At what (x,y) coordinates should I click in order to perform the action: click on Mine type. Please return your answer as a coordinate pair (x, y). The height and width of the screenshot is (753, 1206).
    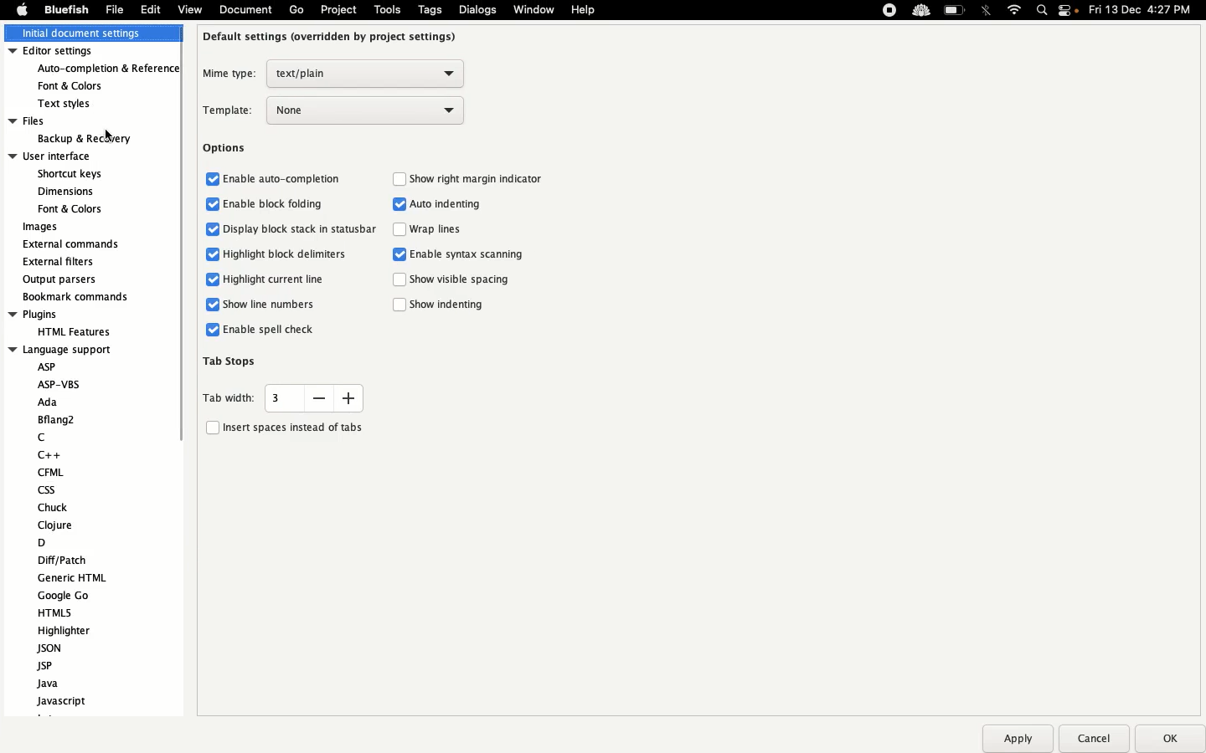
    Looking at the image, I should click on (332, 74).